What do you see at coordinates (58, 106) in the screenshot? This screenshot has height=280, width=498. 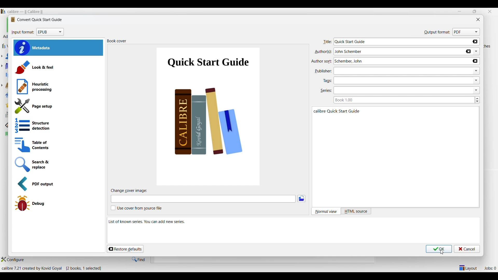 I see `Page setup` at bounding box center [58, 106].